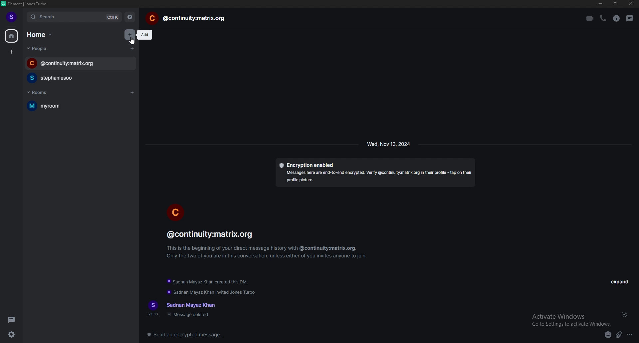  What do you see at coordinates (12, 320) in the screenshot?
I see `threads` at bounding box center [12, 320].